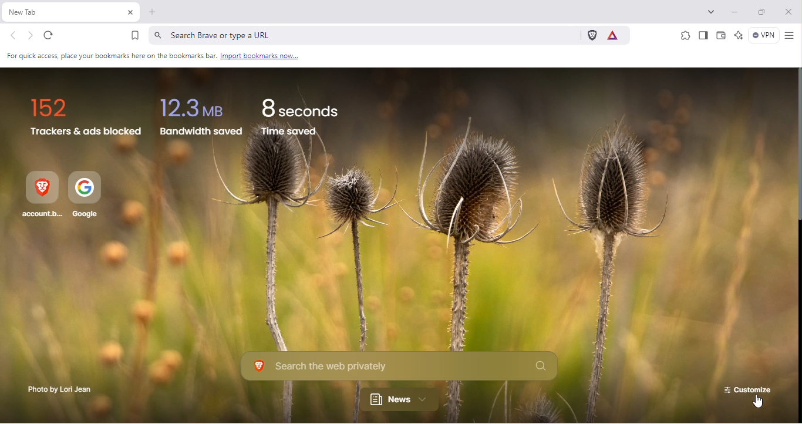 This screenshot has height=424, width=802. I want to click on Click to go forward, so click(31, 35).